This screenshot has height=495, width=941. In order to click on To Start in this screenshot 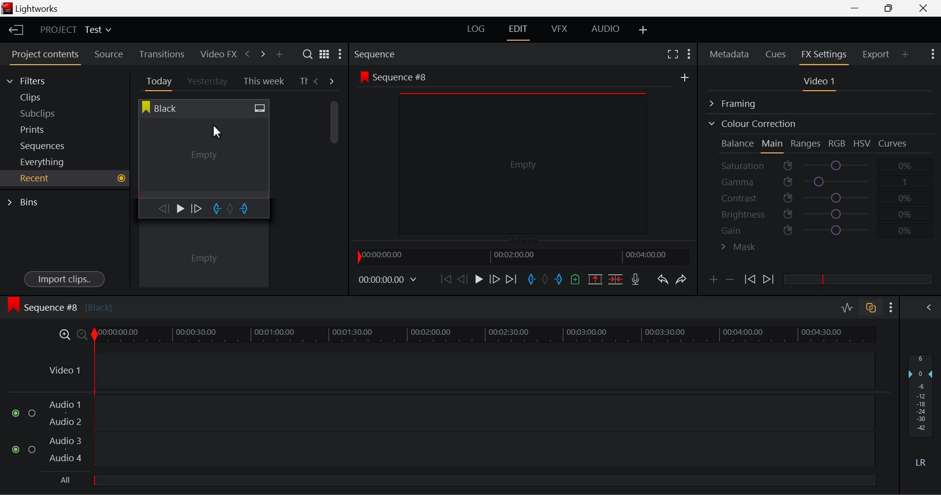, I will do `click(445, 279)`.